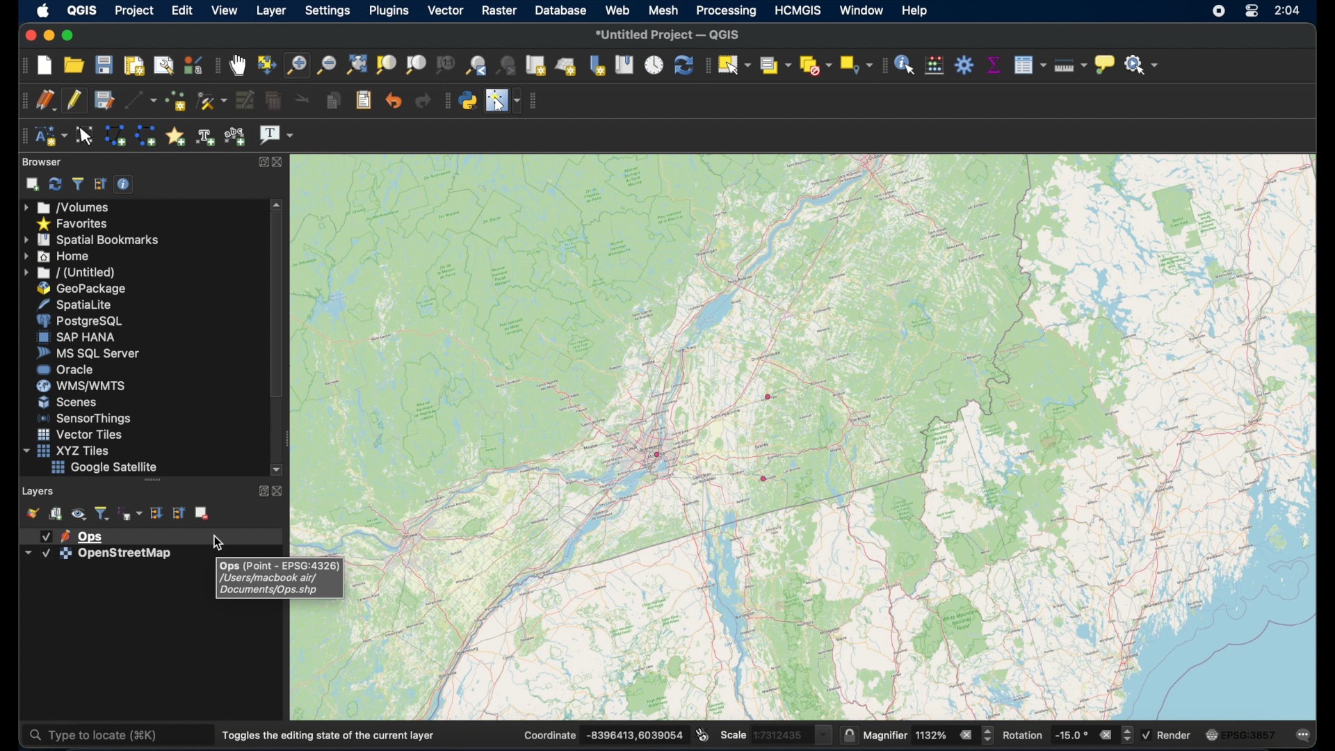  Describe the element at coordinates (31, 185) in the screenshot. I see `add selected layer` at that location.